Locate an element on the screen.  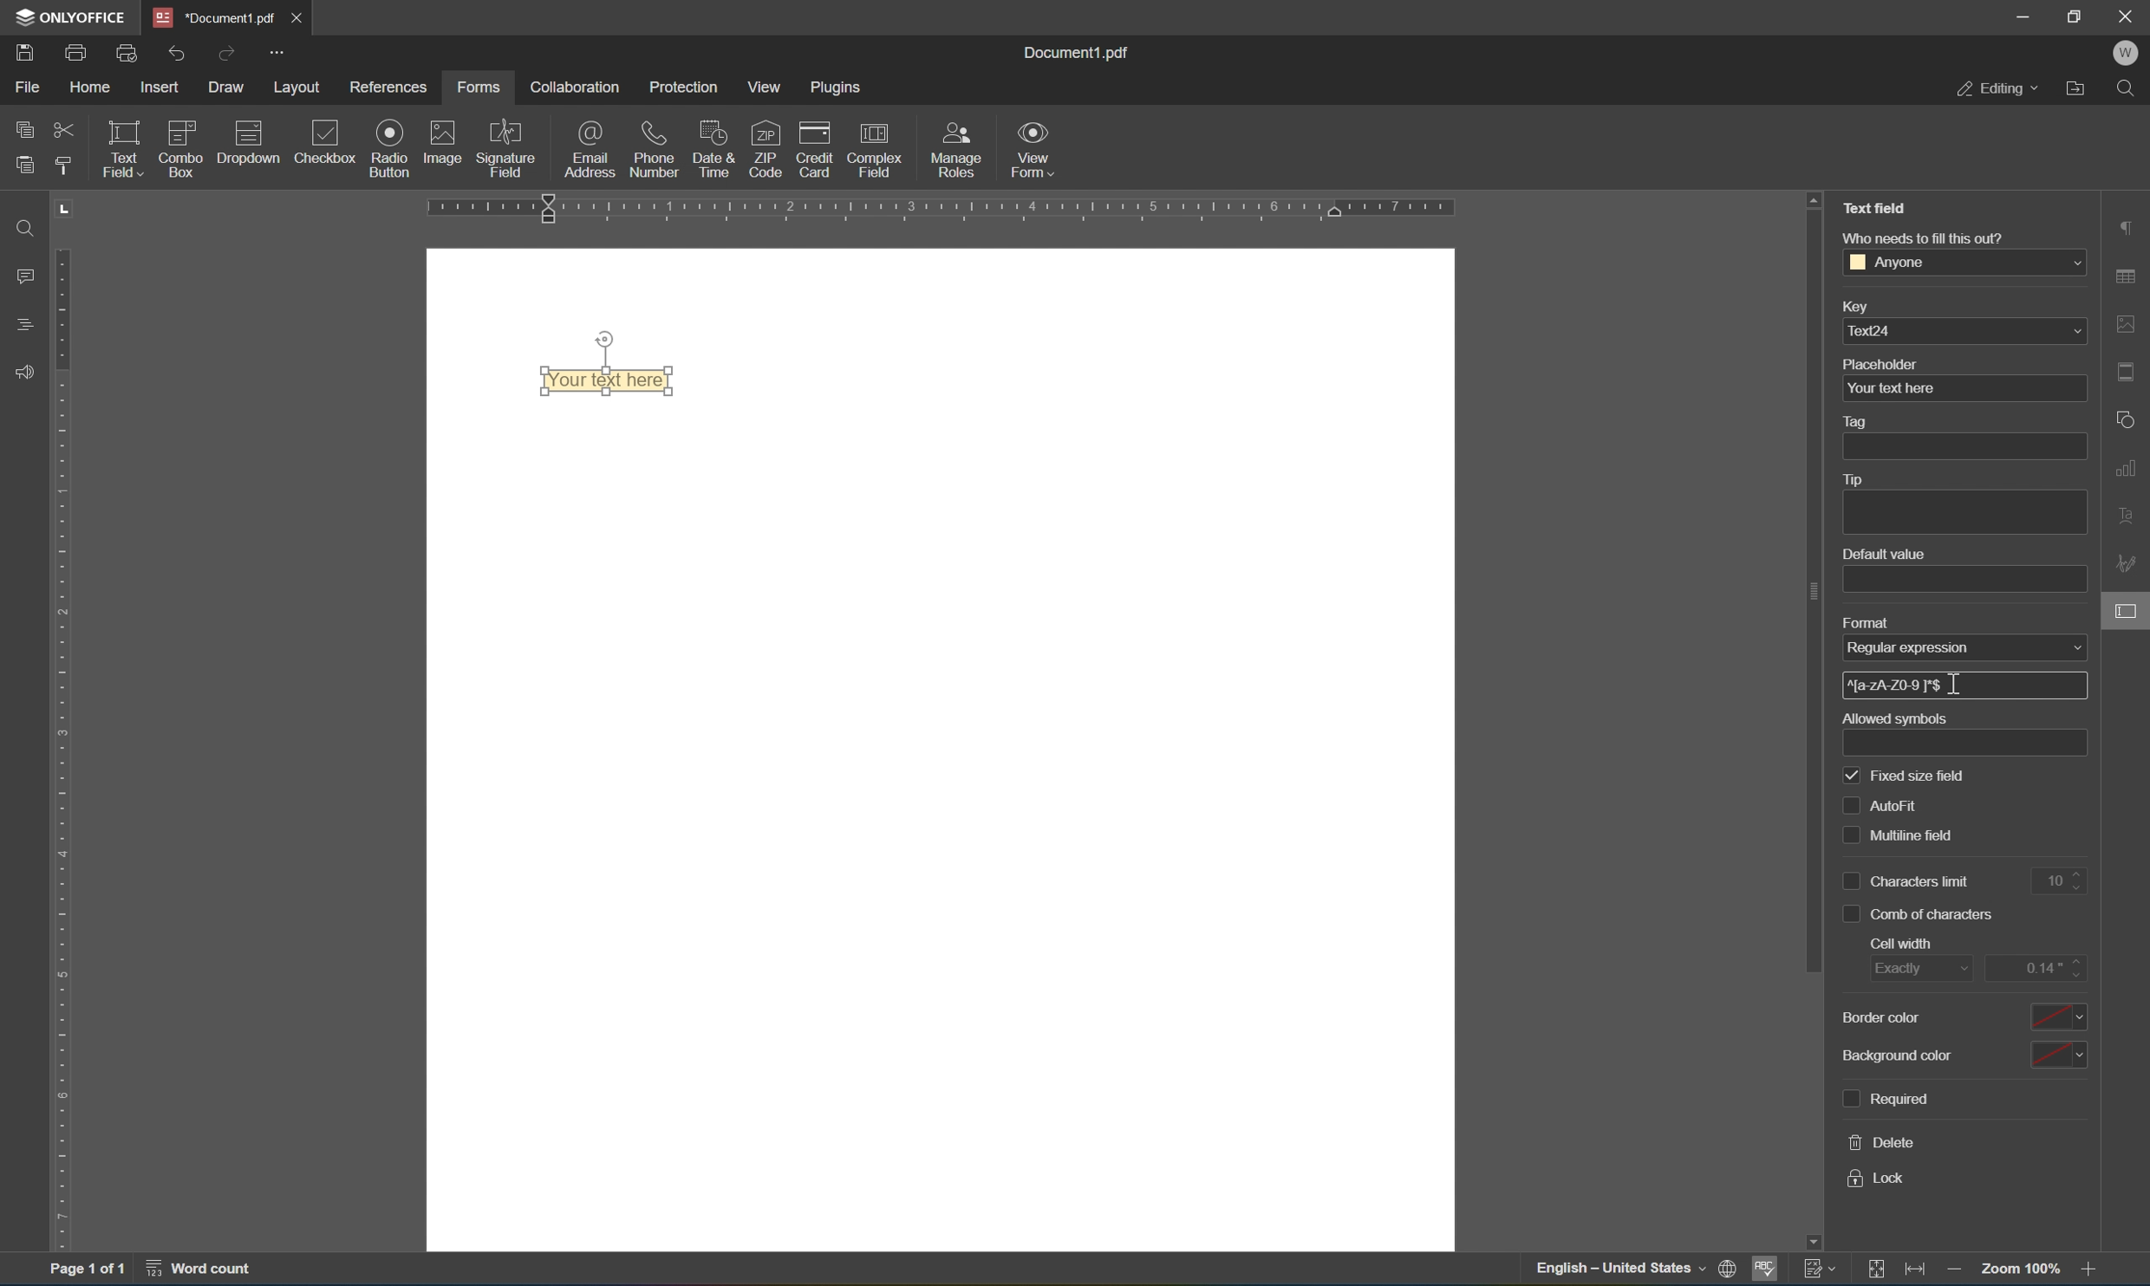
close is located at coordinates (295, 17).